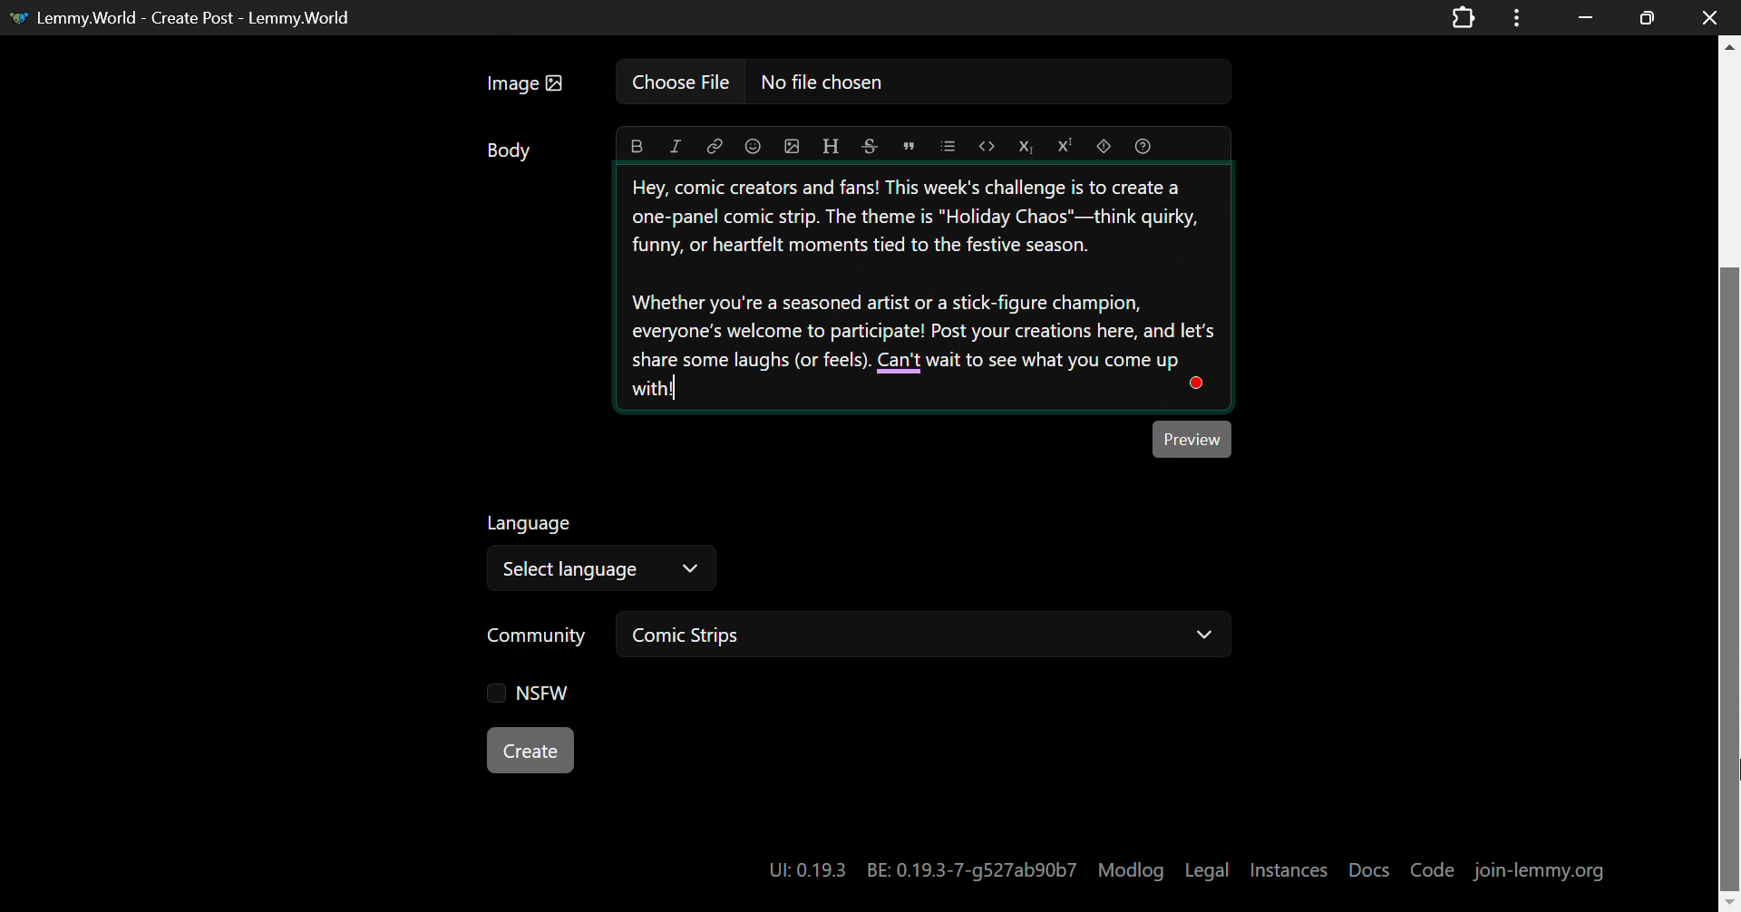 The image size is (1741, 912). I want to click on italic, so click(676, 148).